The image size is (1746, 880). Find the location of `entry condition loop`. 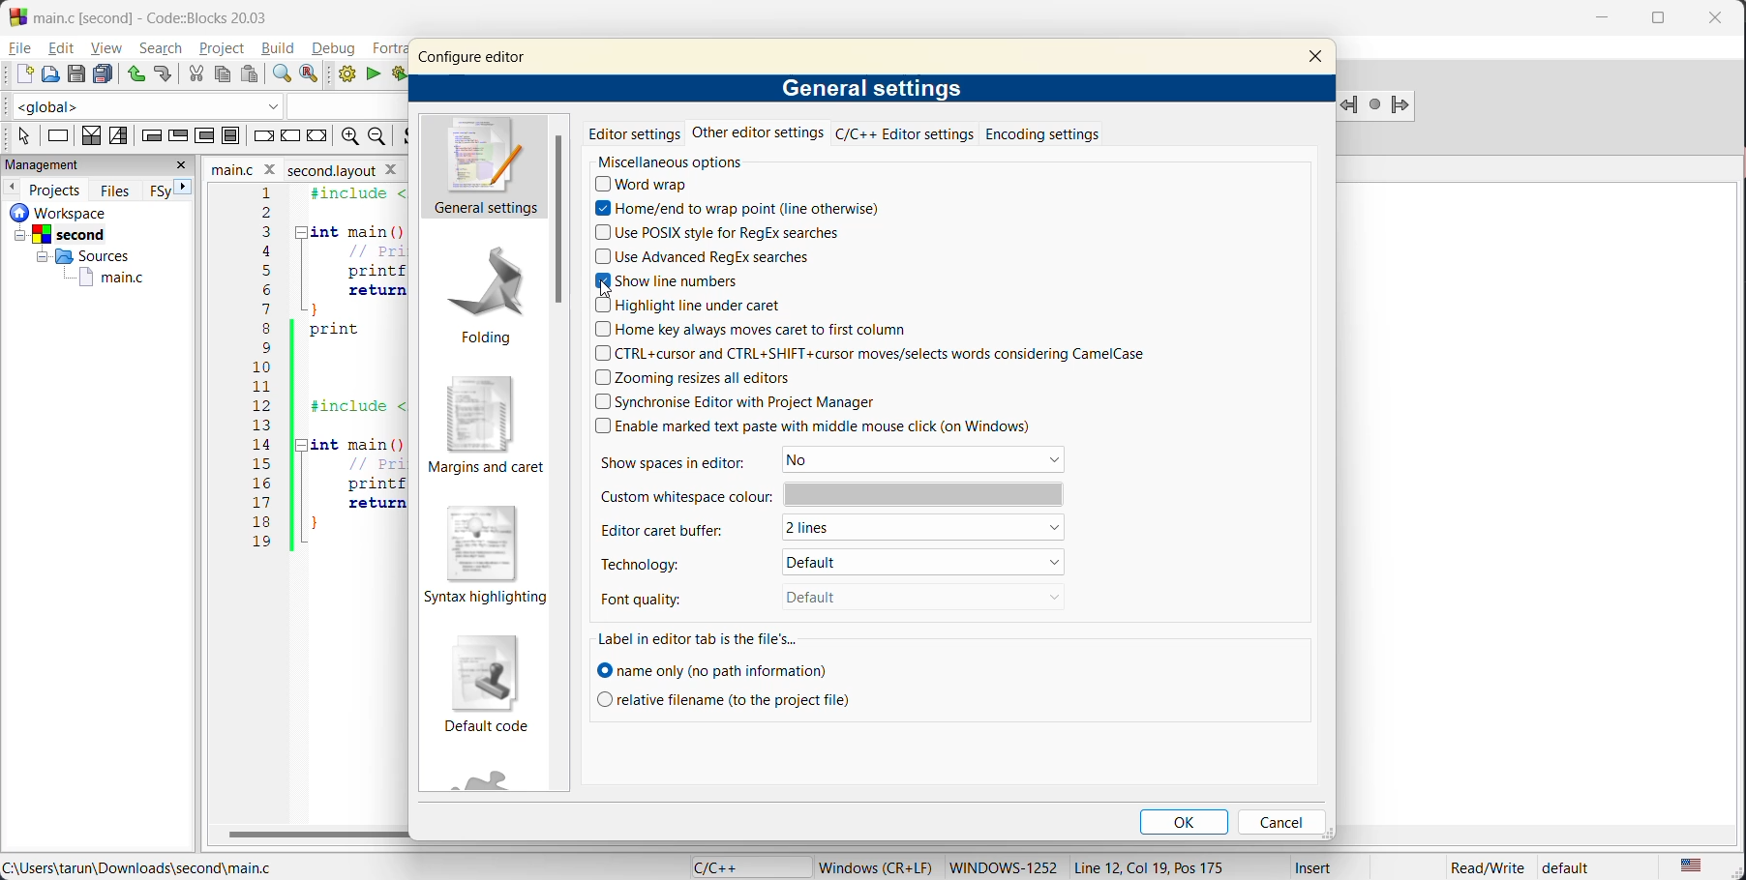

entry condition loop is located at coordinates (150, 137).